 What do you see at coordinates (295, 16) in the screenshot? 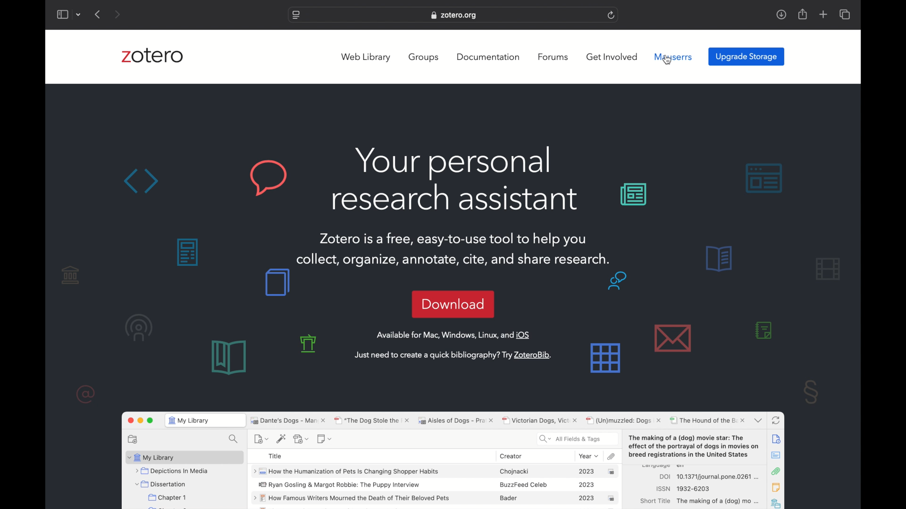
I see `website settings` at bounding box center [295, 16].